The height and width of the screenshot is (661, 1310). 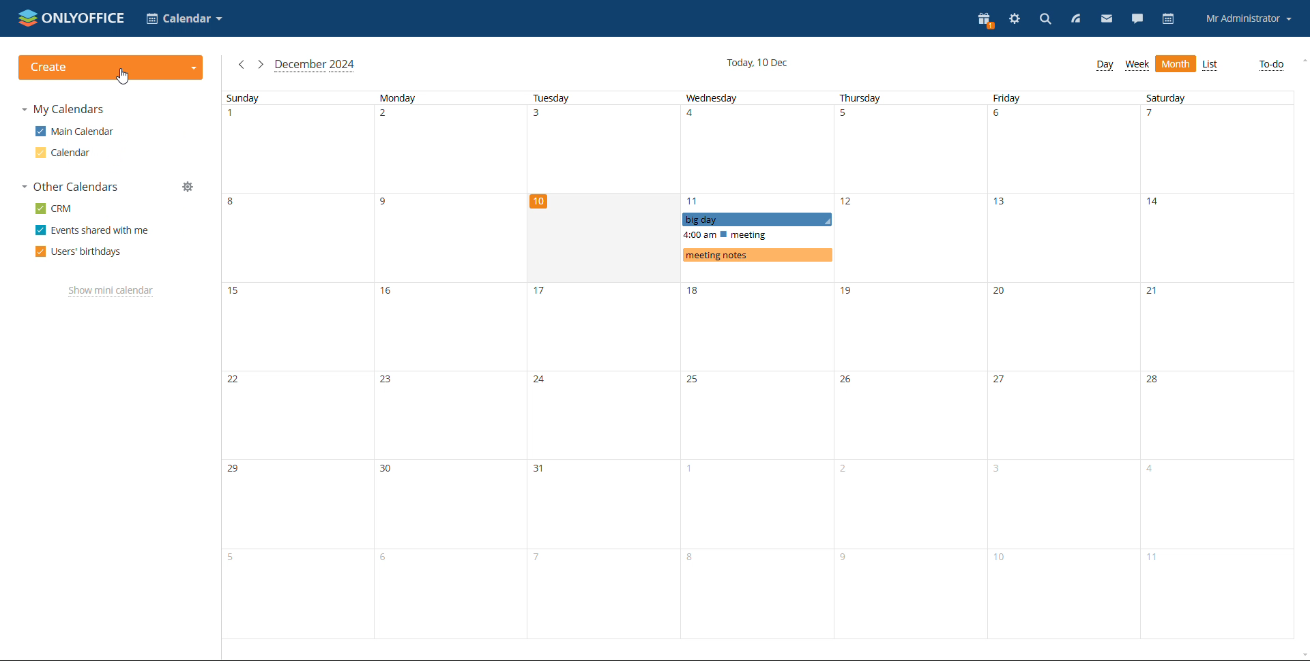 What do you see at coordinates (1136, 19) in the screenshot?
I see `talk` at bounding box center [1136, 19].